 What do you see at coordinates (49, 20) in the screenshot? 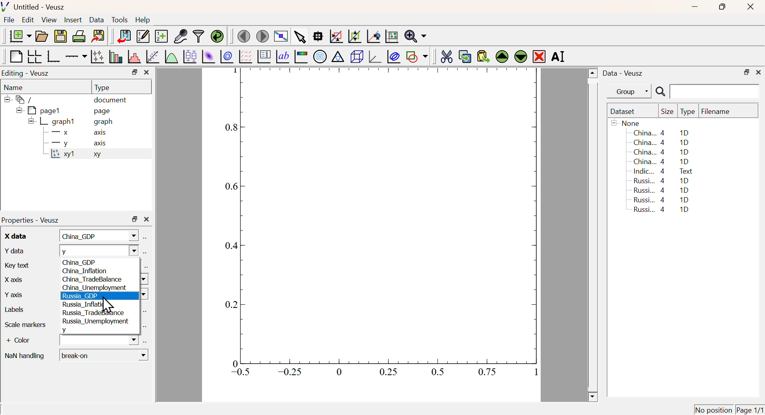
I see `View` at bounding box center [49, 20].